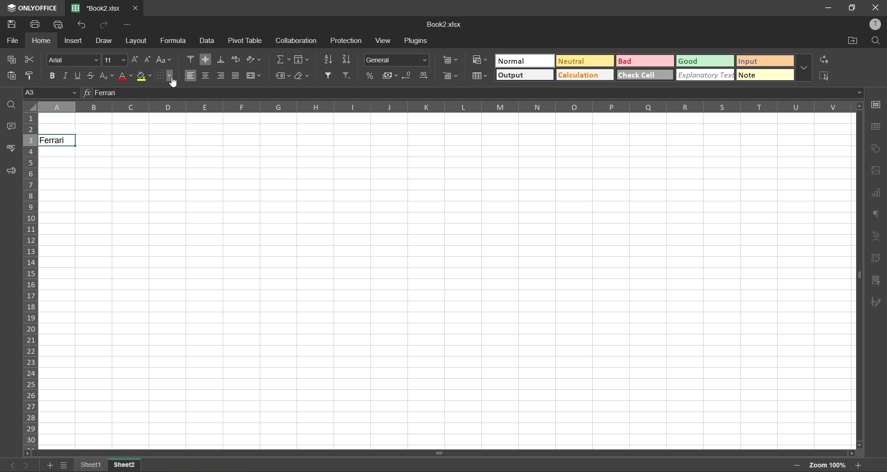 This screenshot has width=887, height=472. Describe the element at coordinates (92, 75) in the screenshot. I see `strikethrough` at that location.